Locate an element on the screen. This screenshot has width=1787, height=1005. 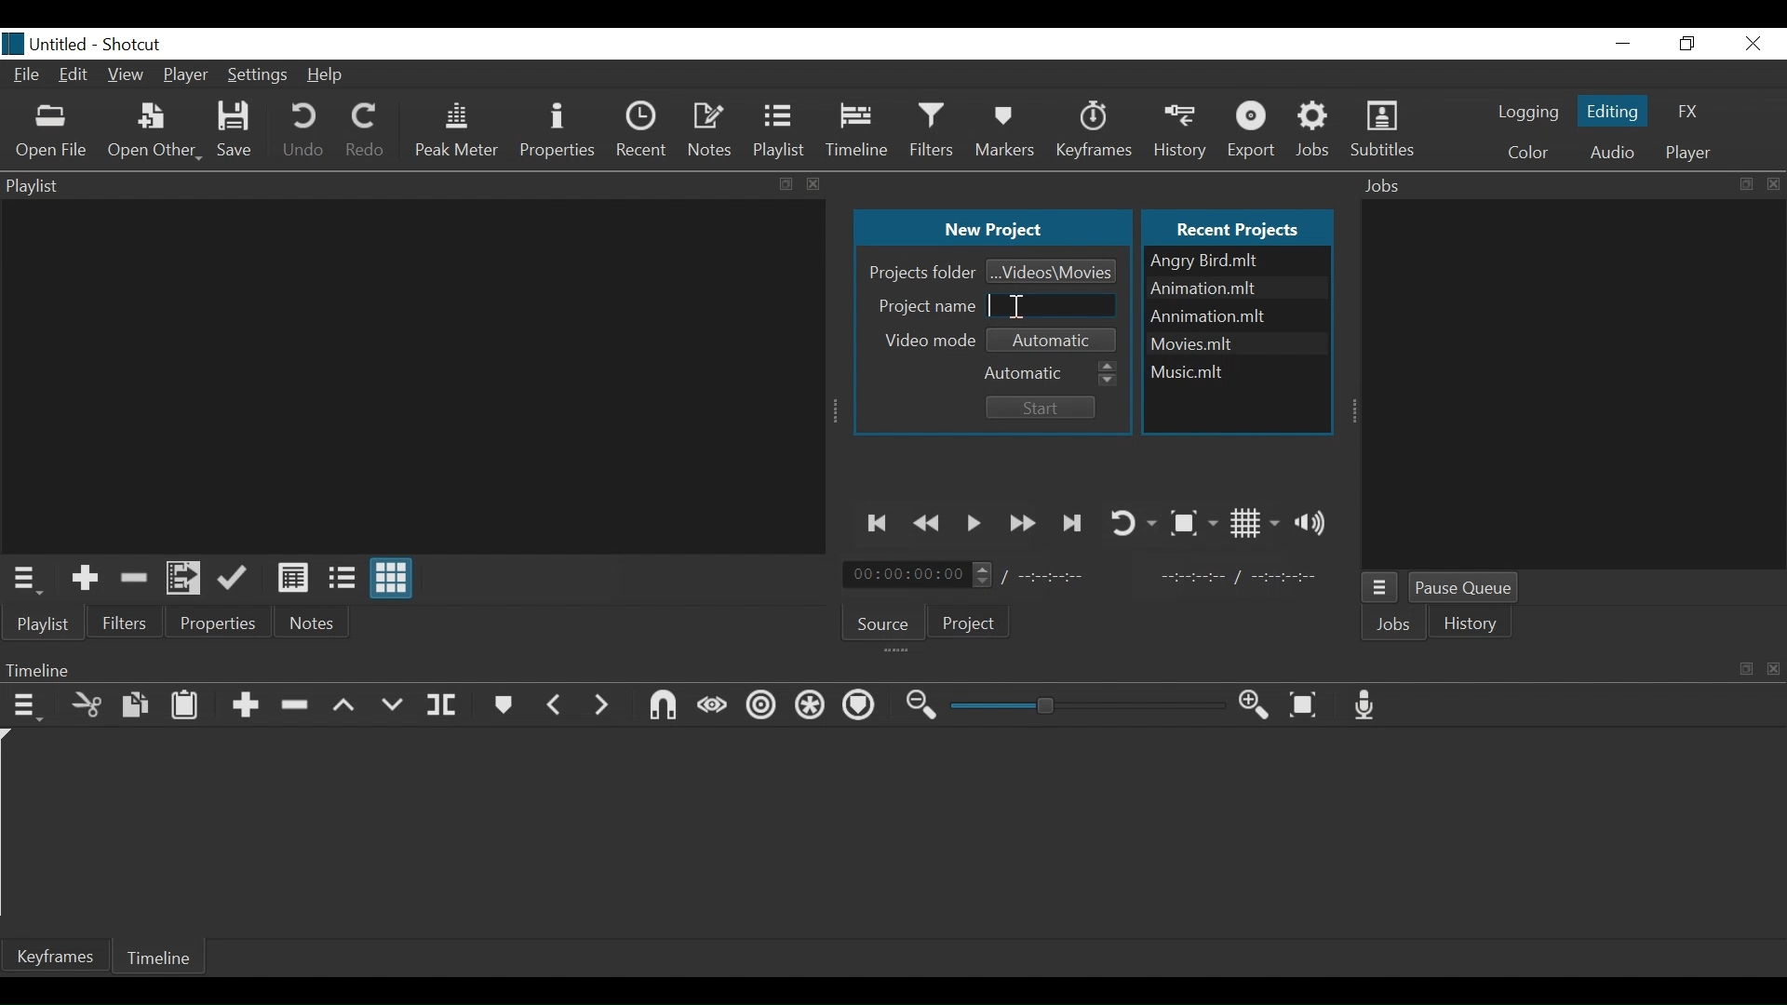
Subtitles is located at coordinates (1382, 130).